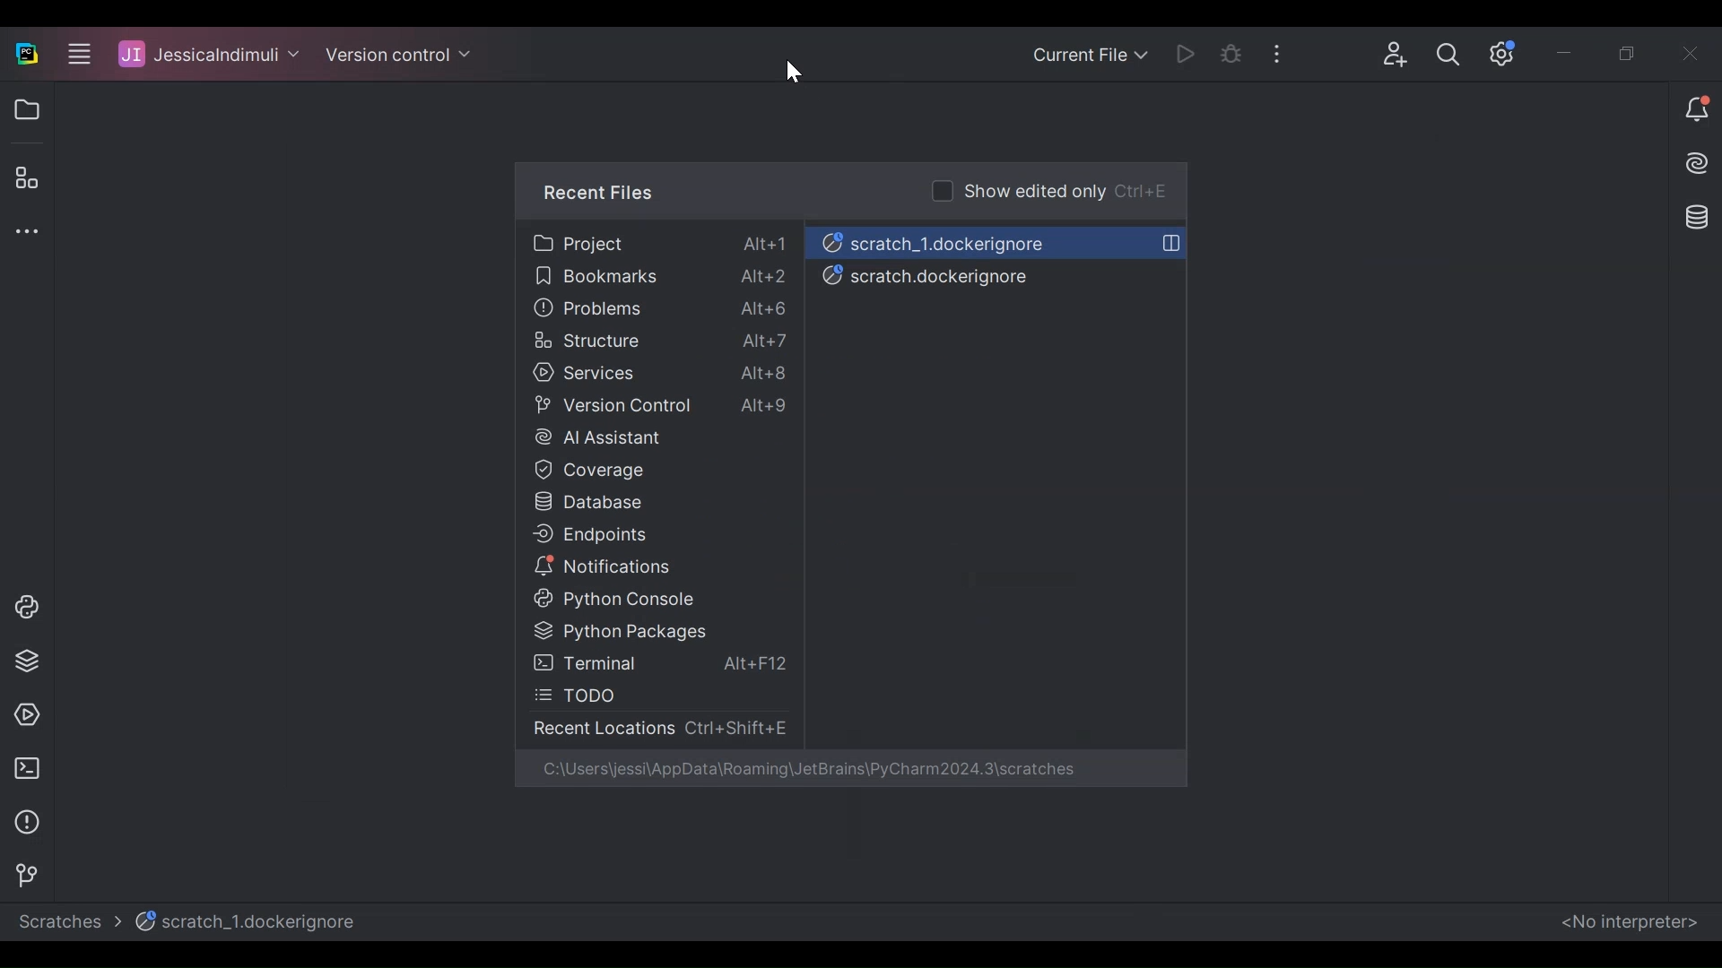 The image size is (1722, 968). I want to click on PyCharm Desktop Icon, so click(27, 56).